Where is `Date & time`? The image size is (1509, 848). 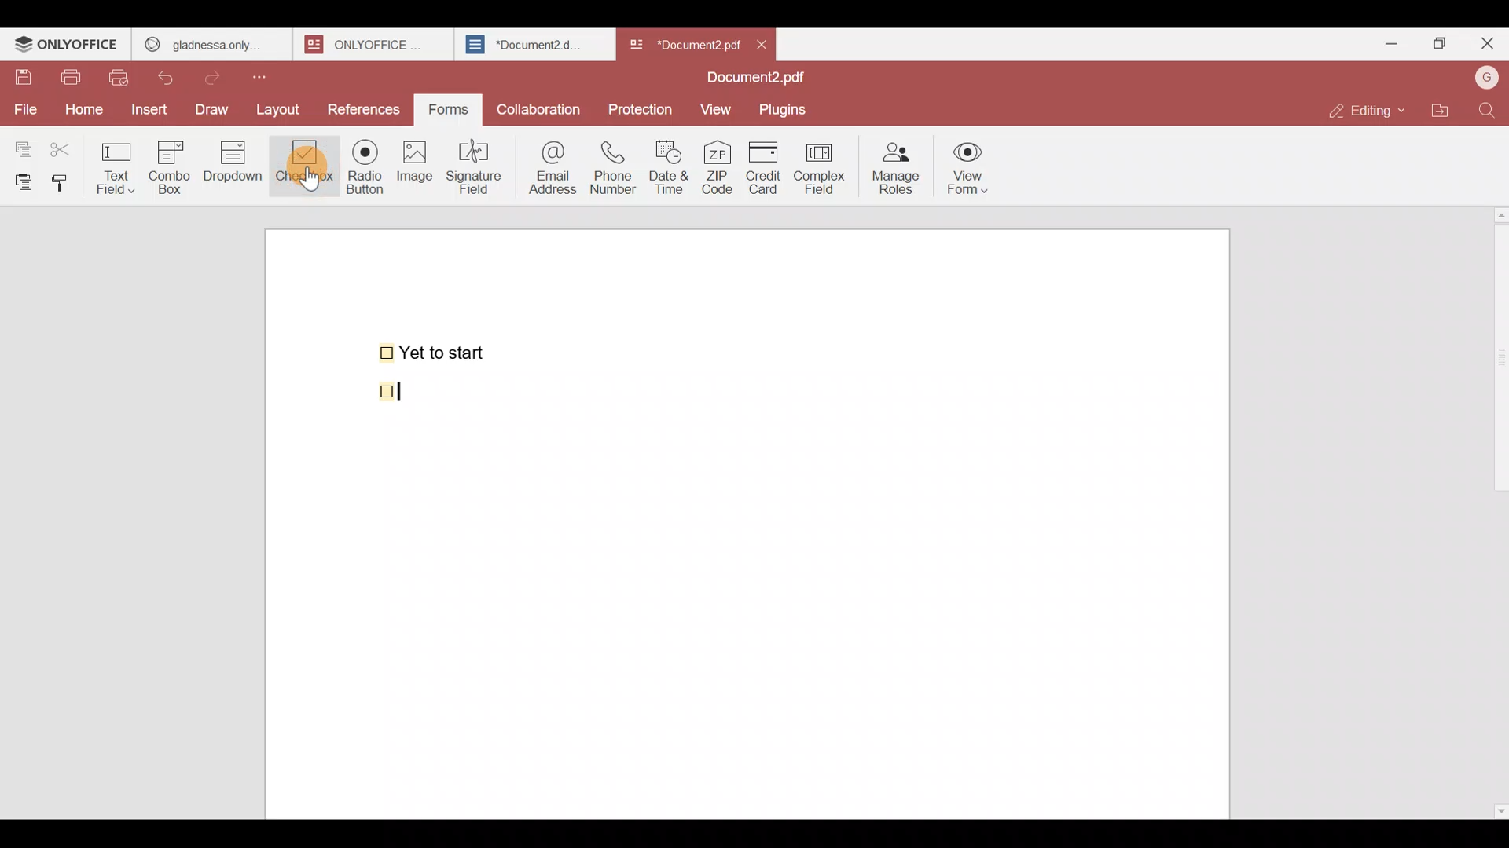 Date & time is located at coordinates (673, 167).